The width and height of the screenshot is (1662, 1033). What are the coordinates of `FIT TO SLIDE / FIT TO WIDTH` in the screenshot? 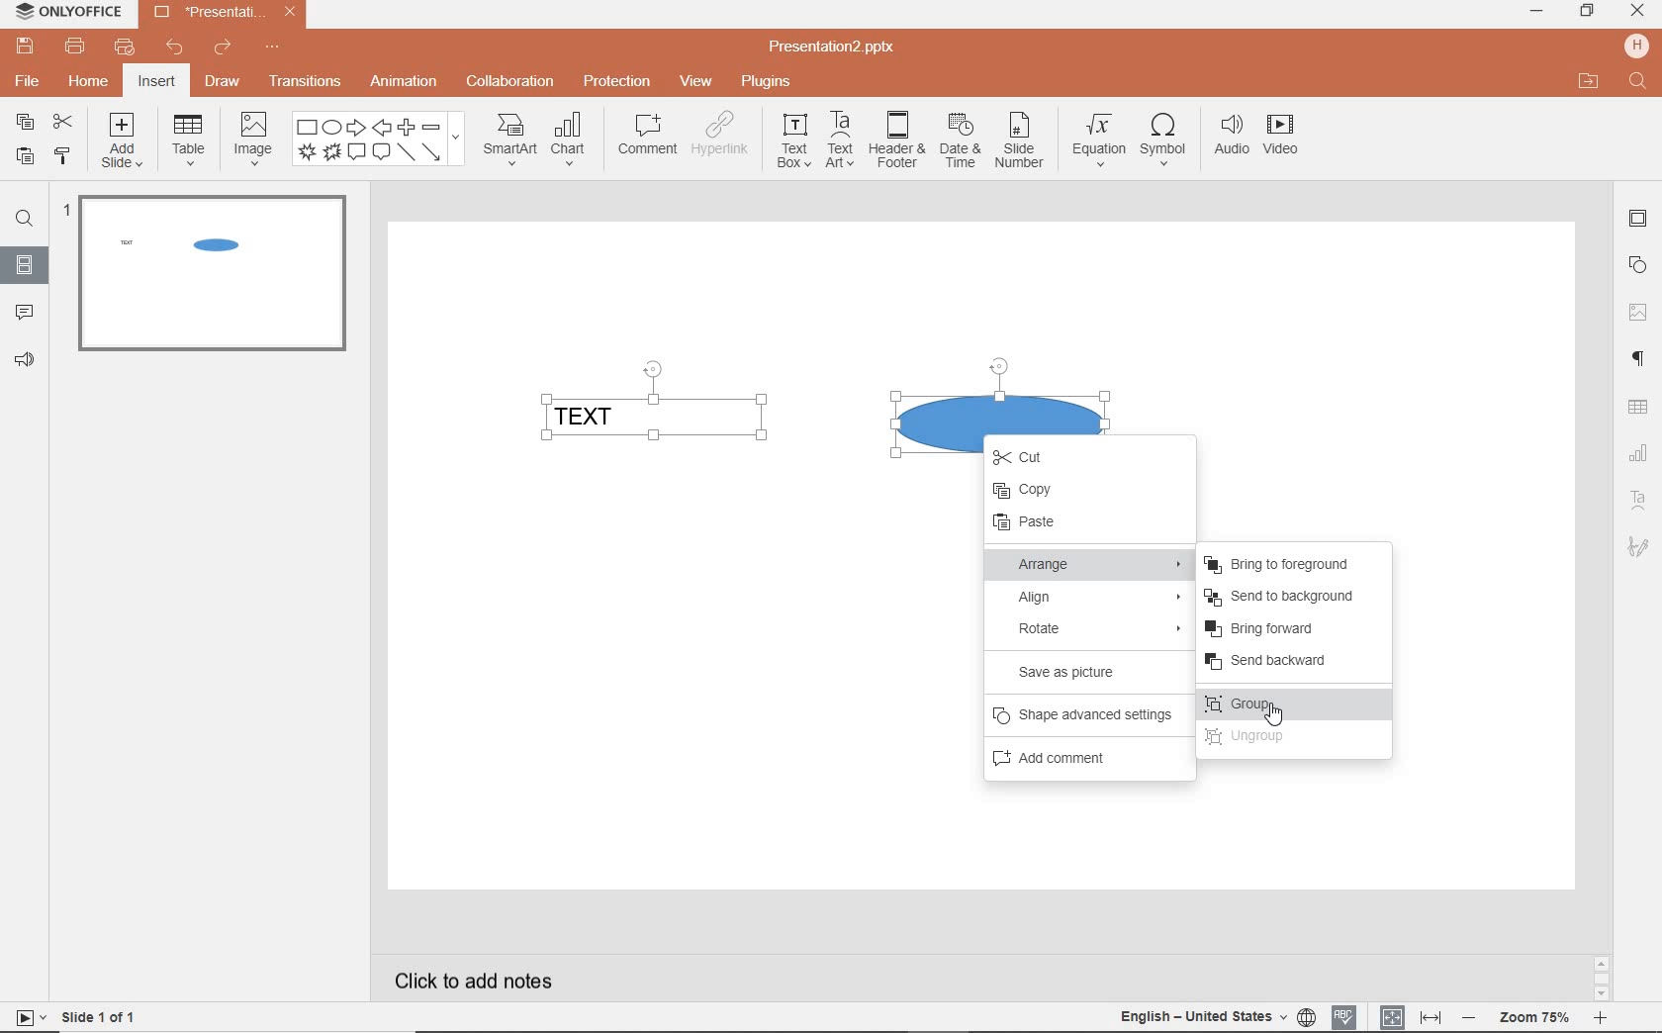 It's located at (1412, 1015).